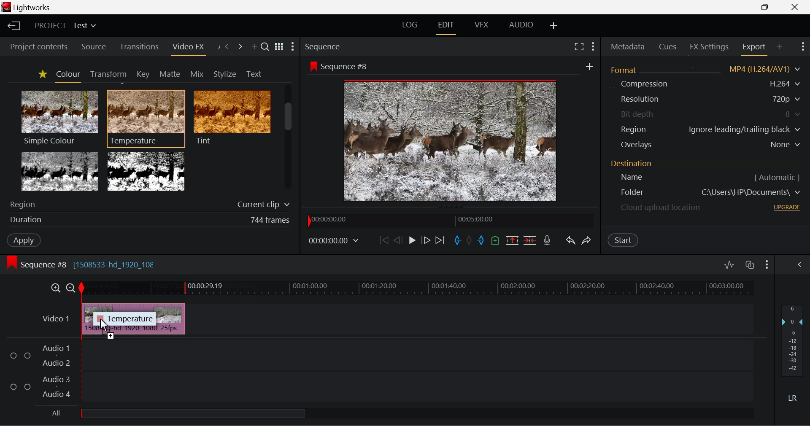 The image size is (810, 426). Describe the element at coordinates (446, 27) in the screenshot. I see `EDIT Layout` at that location.